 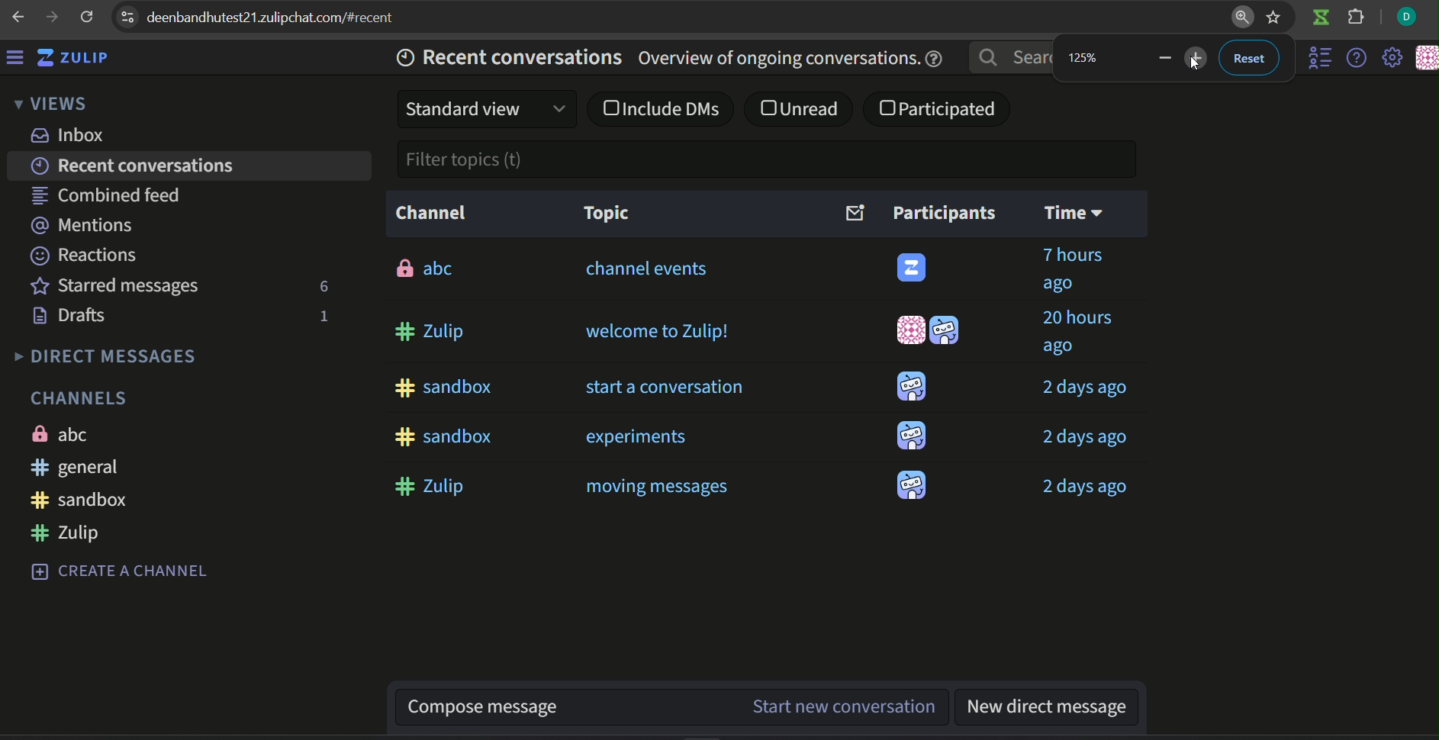 I want to click on channel events, so click(x=649, y=272).